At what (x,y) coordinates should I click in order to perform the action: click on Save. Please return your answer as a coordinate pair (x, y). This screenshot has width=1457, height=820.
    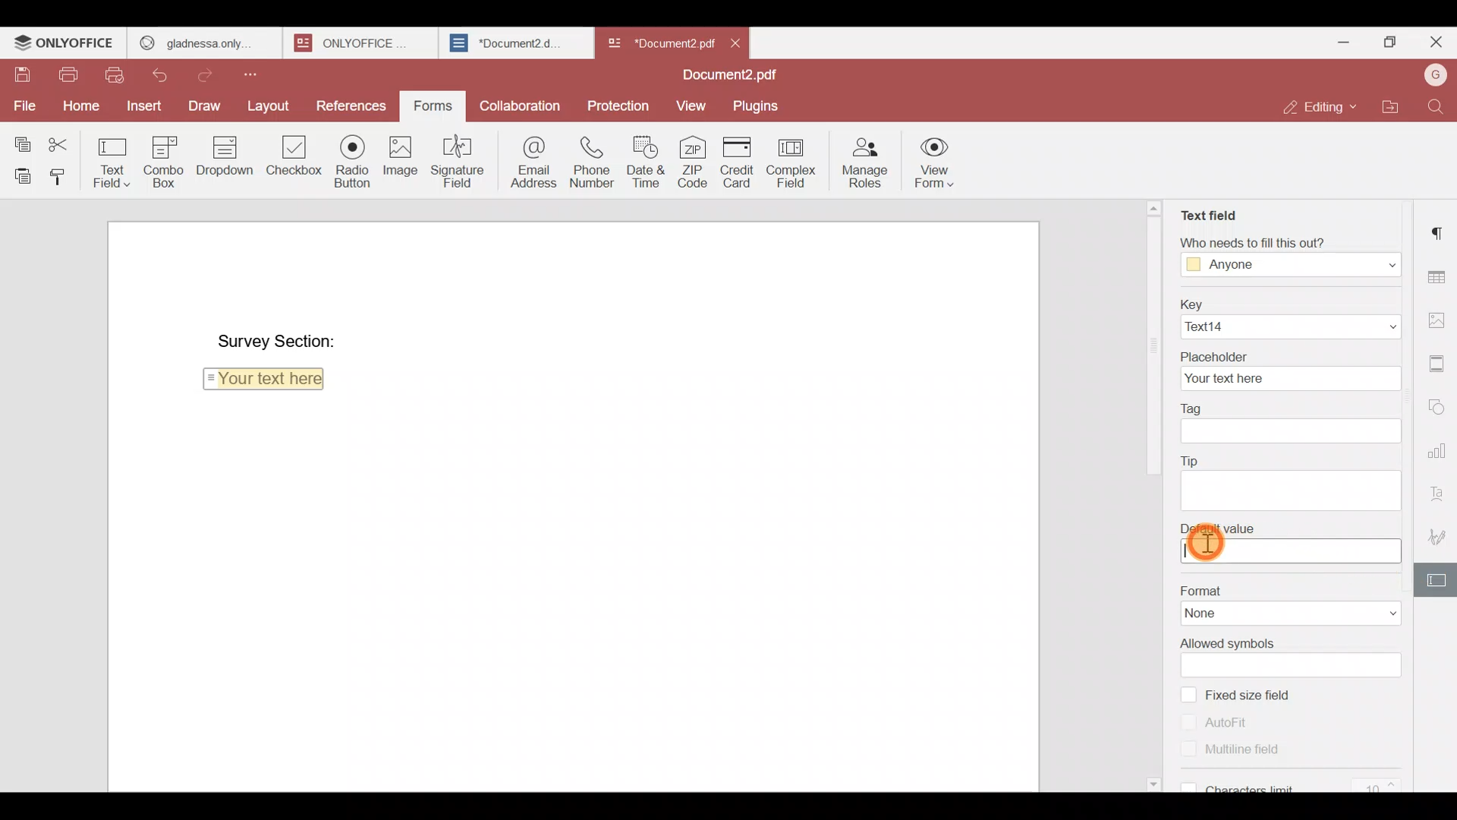
    Looking at the image, I should click on (15, 69).